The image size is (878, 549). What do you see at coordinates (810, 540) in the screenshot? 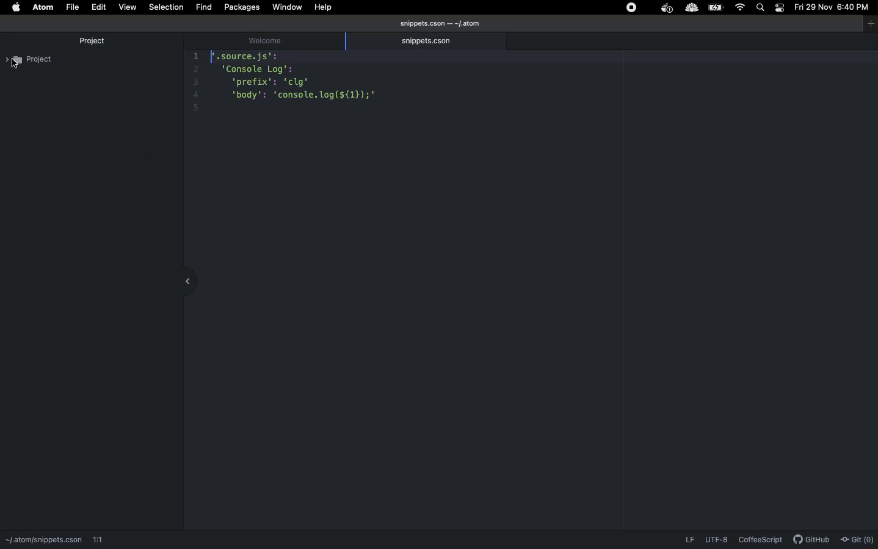
I see `GitHub` at bounding box center [810, 540].